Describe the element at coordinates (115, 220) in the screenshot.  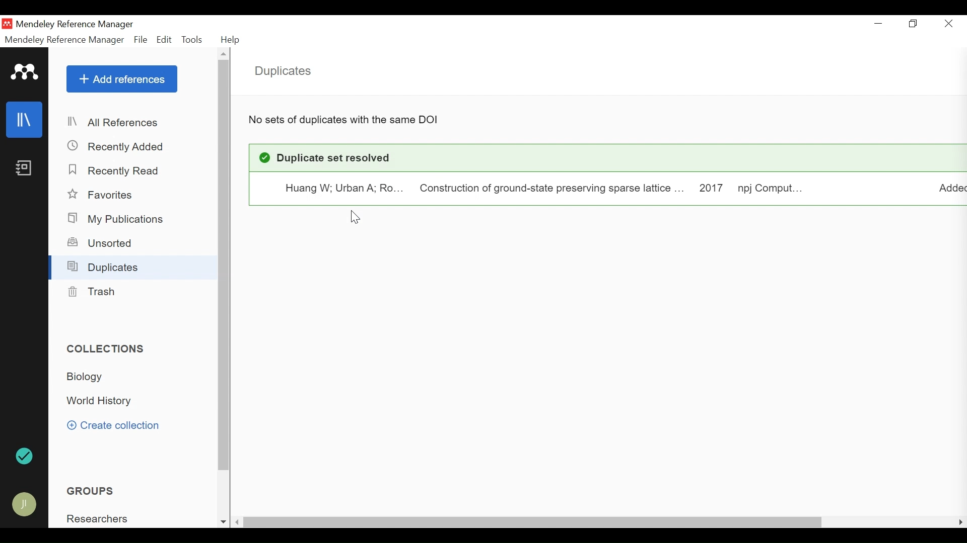
I see `My Publications` at that location.